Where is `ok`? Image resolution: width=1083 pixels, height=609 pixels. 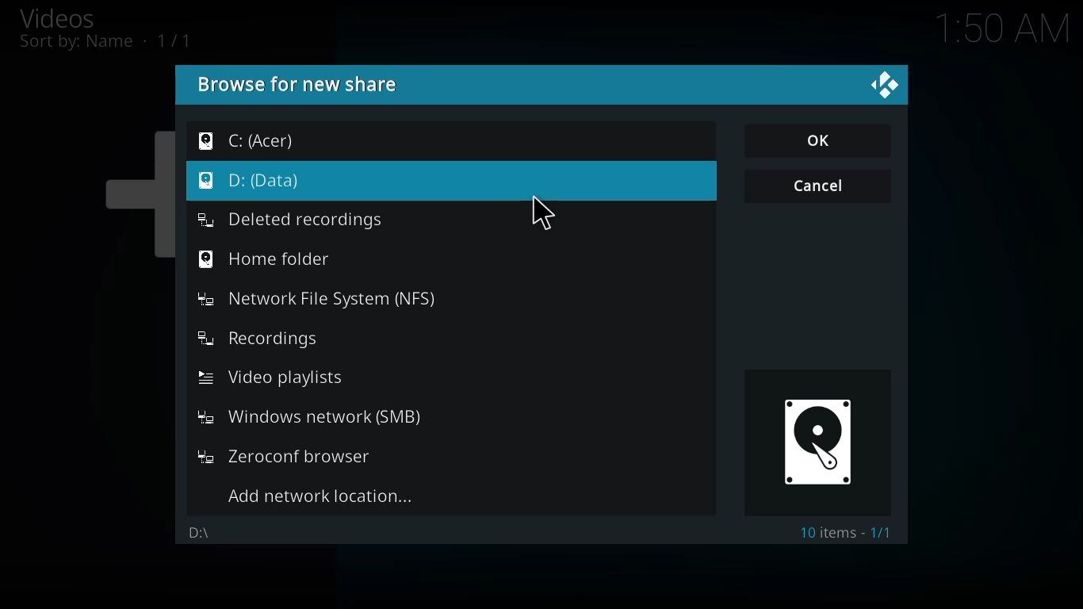 ok is located at coordinates (813, 137).